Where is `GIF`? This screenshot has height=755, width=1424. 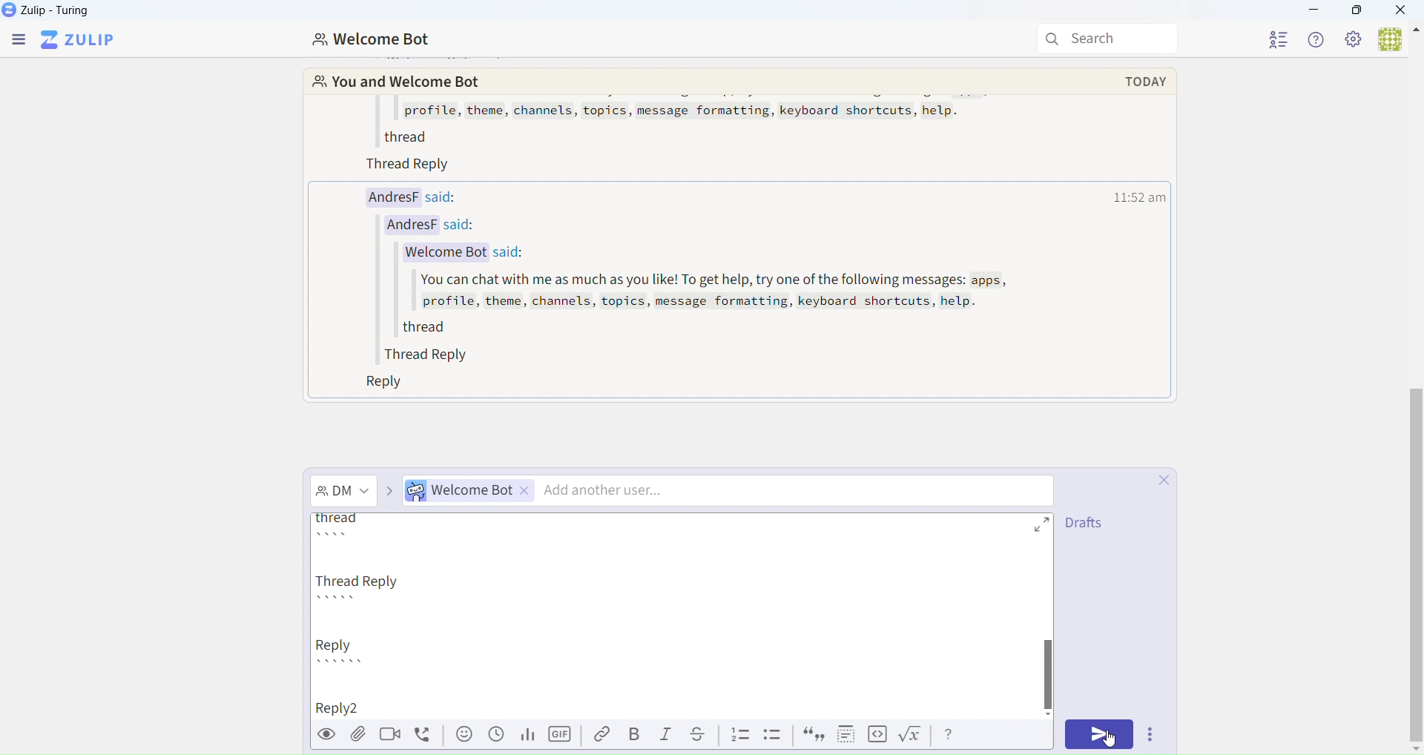 GIF is located at coordinates (559, 735).